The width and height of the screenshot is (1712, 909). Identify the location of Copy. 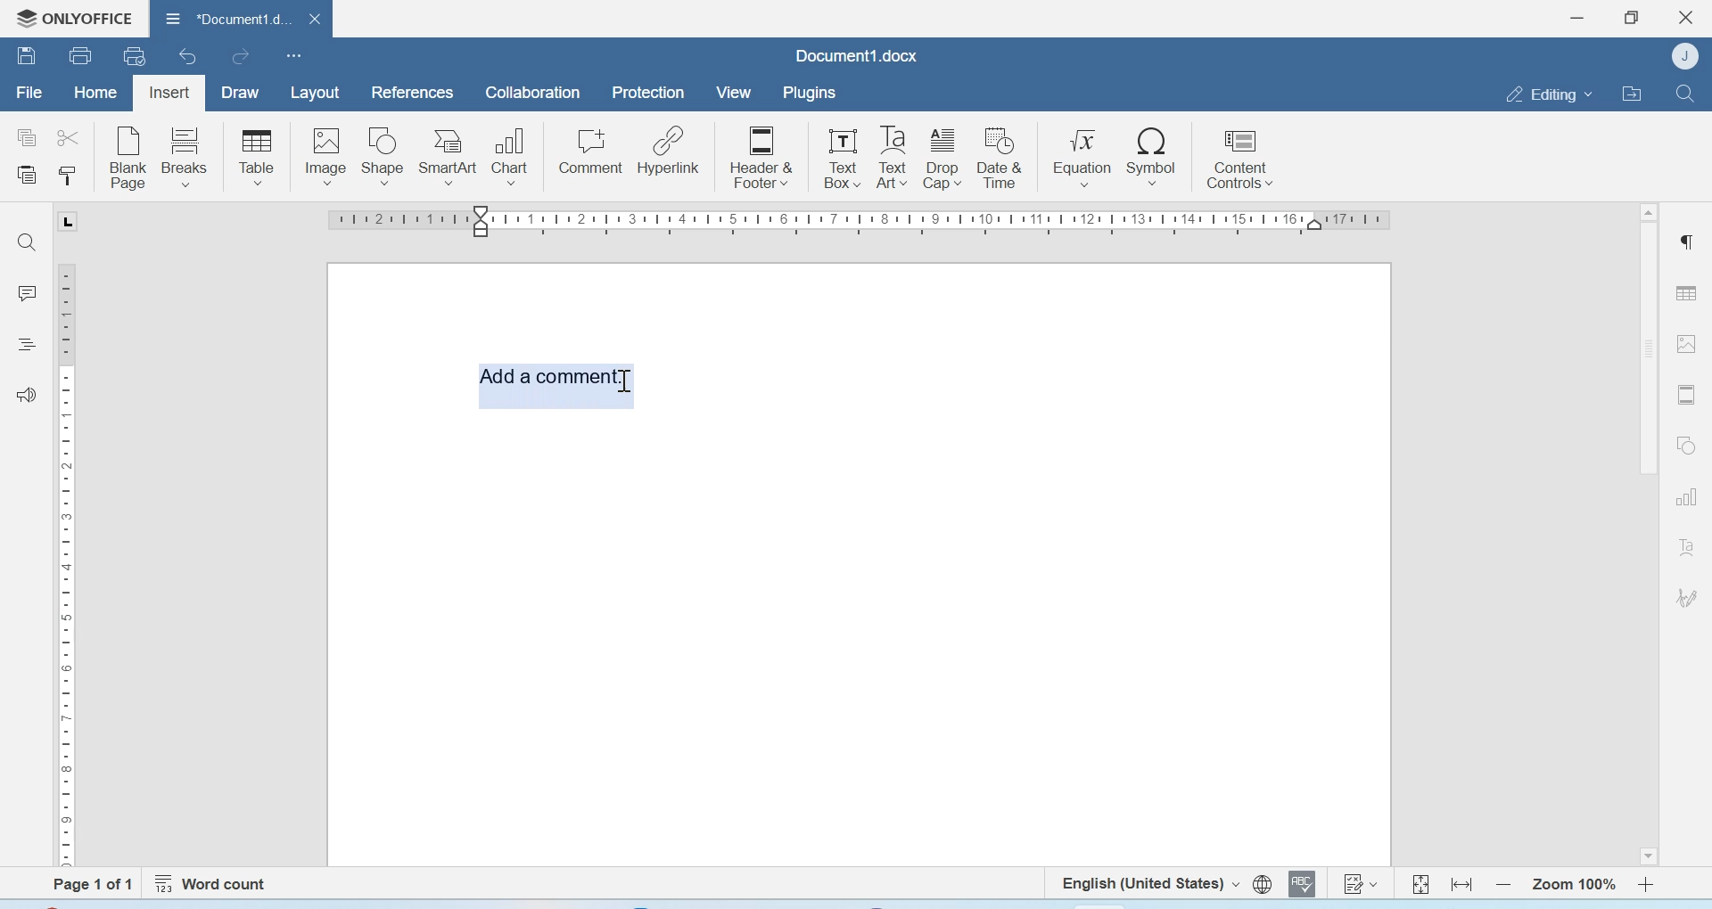
(28, 138).